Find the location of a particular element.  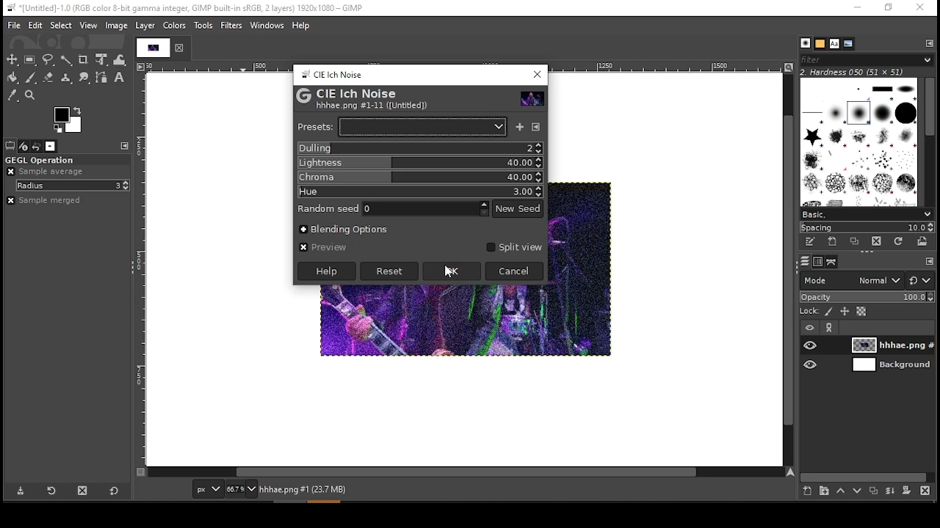

paint brush tool is located at coordinates (29, 76).